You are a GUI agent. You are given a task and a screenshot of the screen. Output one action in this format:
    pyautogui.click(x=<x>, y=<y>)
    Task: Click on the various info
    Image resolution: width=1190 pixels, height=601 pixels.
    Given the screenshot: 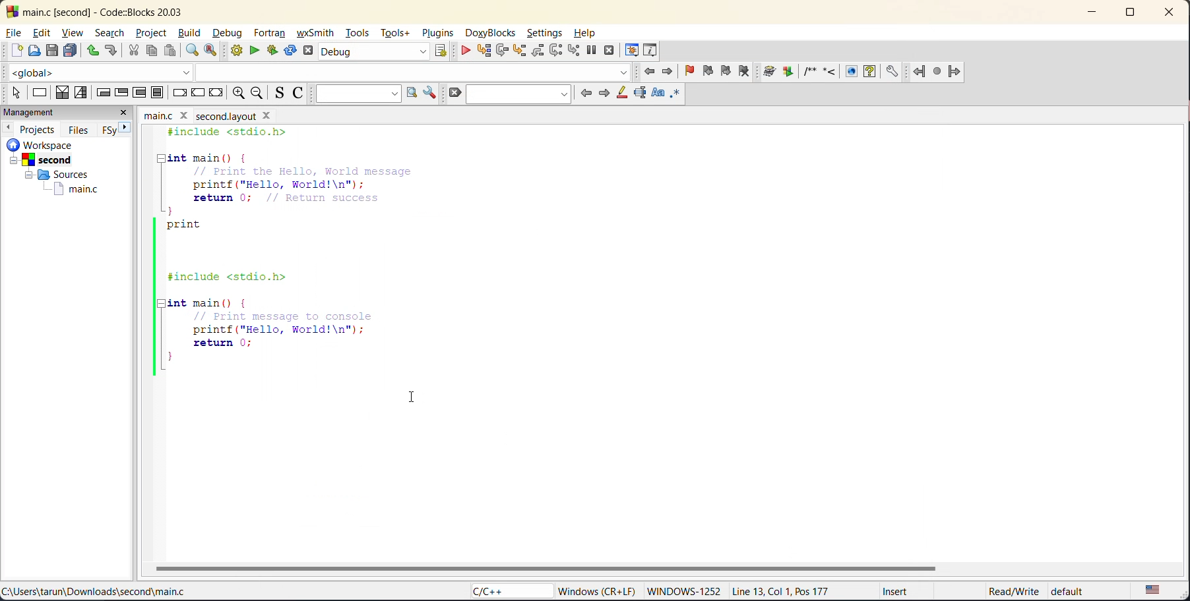 What is the action you would take?
    pyautogui.click(x=650, y=49)
    